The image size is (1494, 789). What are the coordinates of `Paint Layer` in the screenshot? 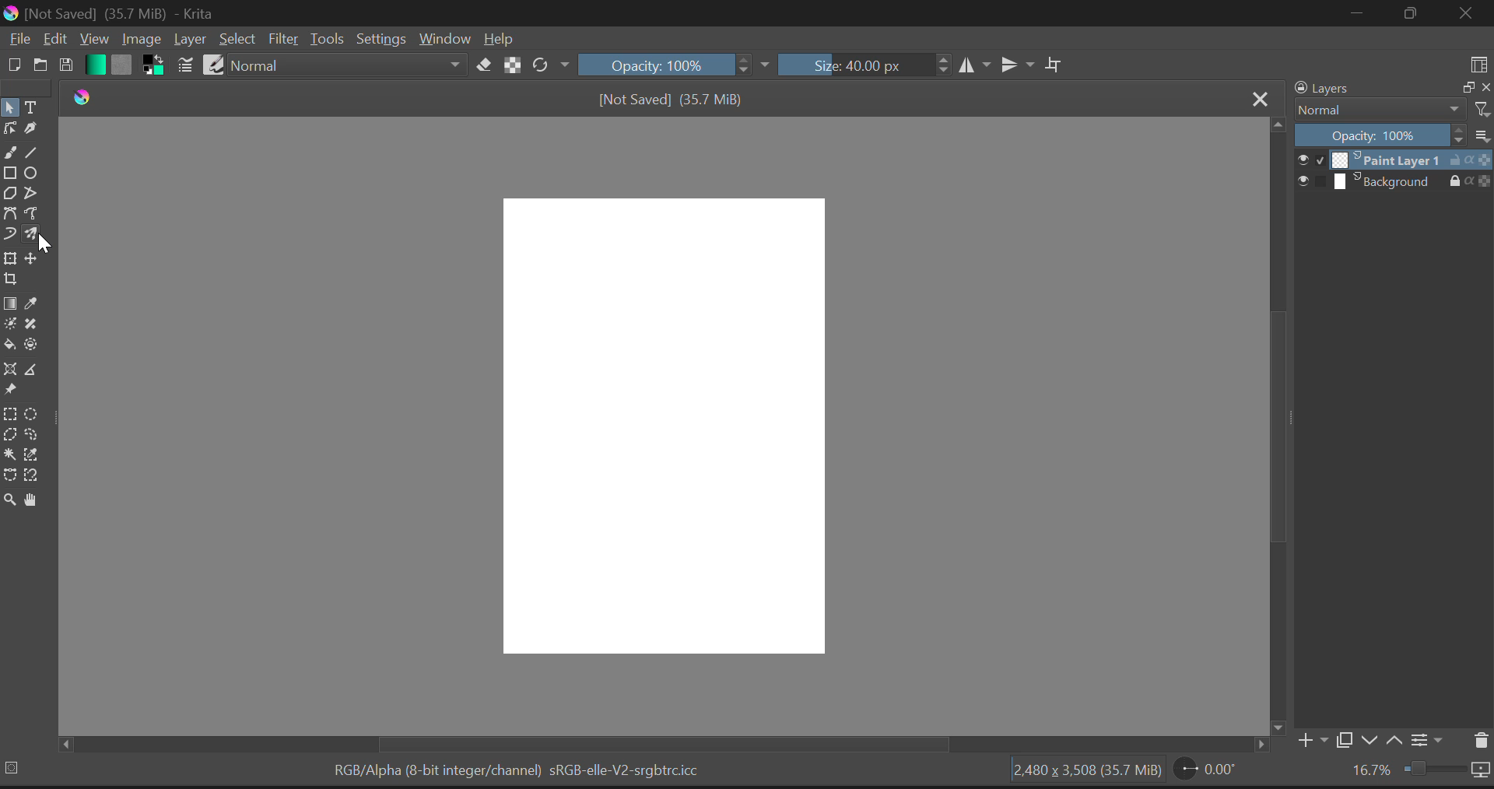 It's located at (1394, 161).